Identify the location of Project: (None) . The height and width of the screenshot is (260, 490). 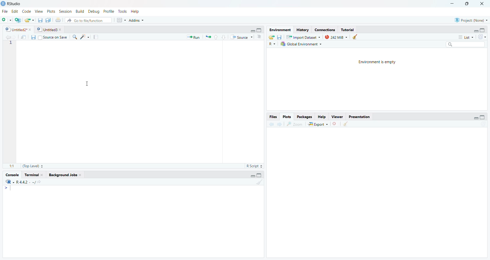
(471, 20).